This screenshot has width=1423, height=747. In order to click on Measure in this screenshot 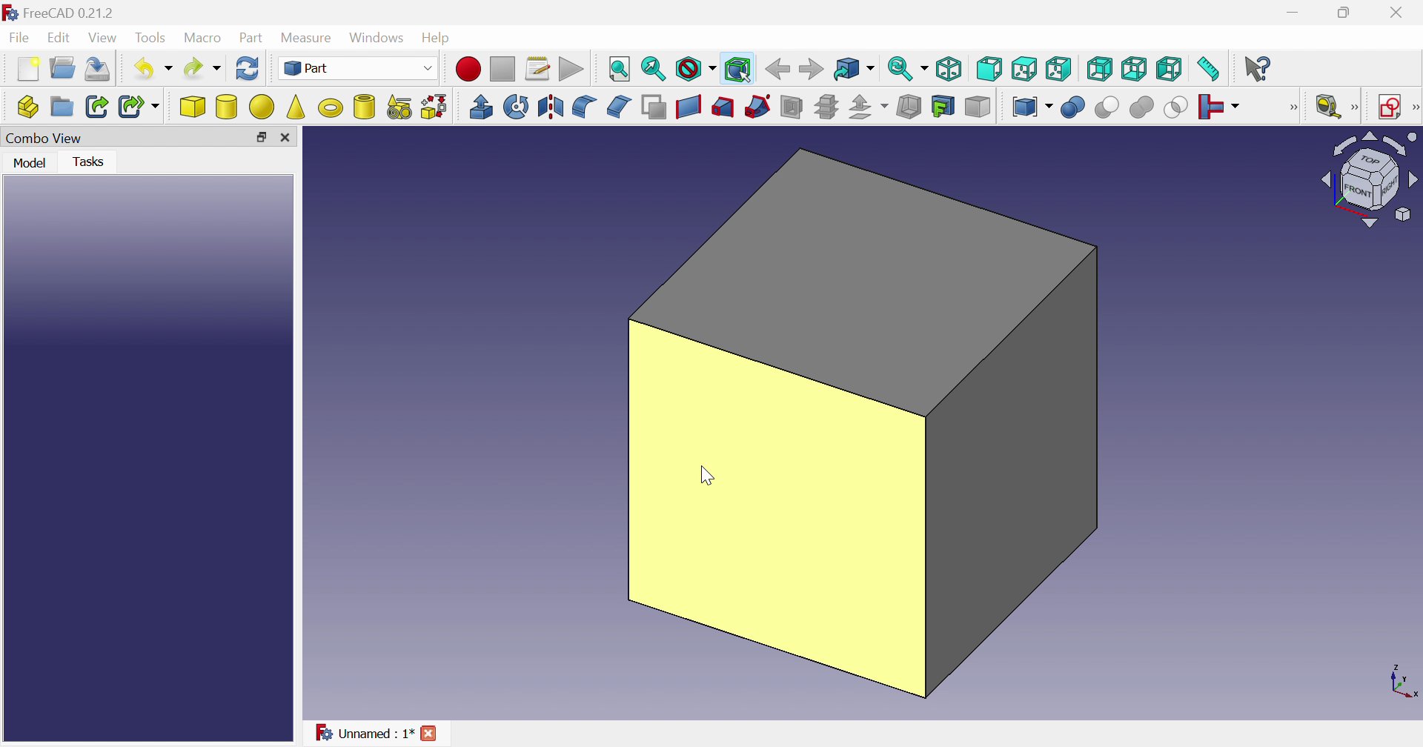, I will do `click(1356, 107)`.